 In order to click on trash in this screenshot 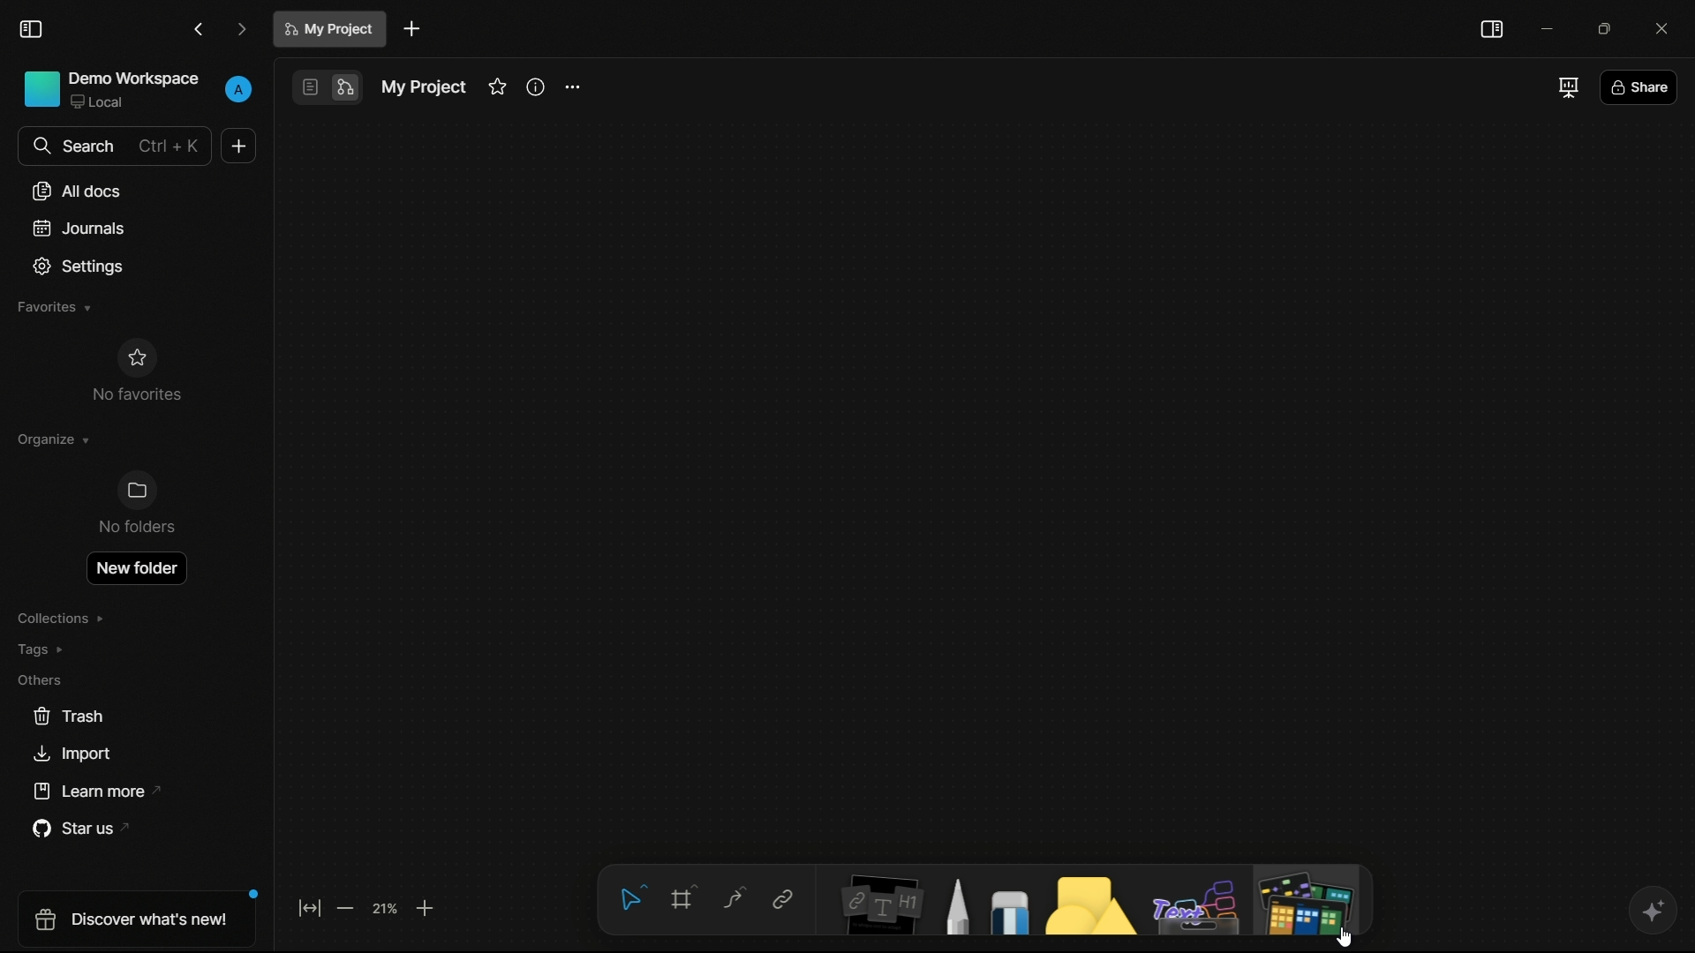, I will do `click(68, 717)`.